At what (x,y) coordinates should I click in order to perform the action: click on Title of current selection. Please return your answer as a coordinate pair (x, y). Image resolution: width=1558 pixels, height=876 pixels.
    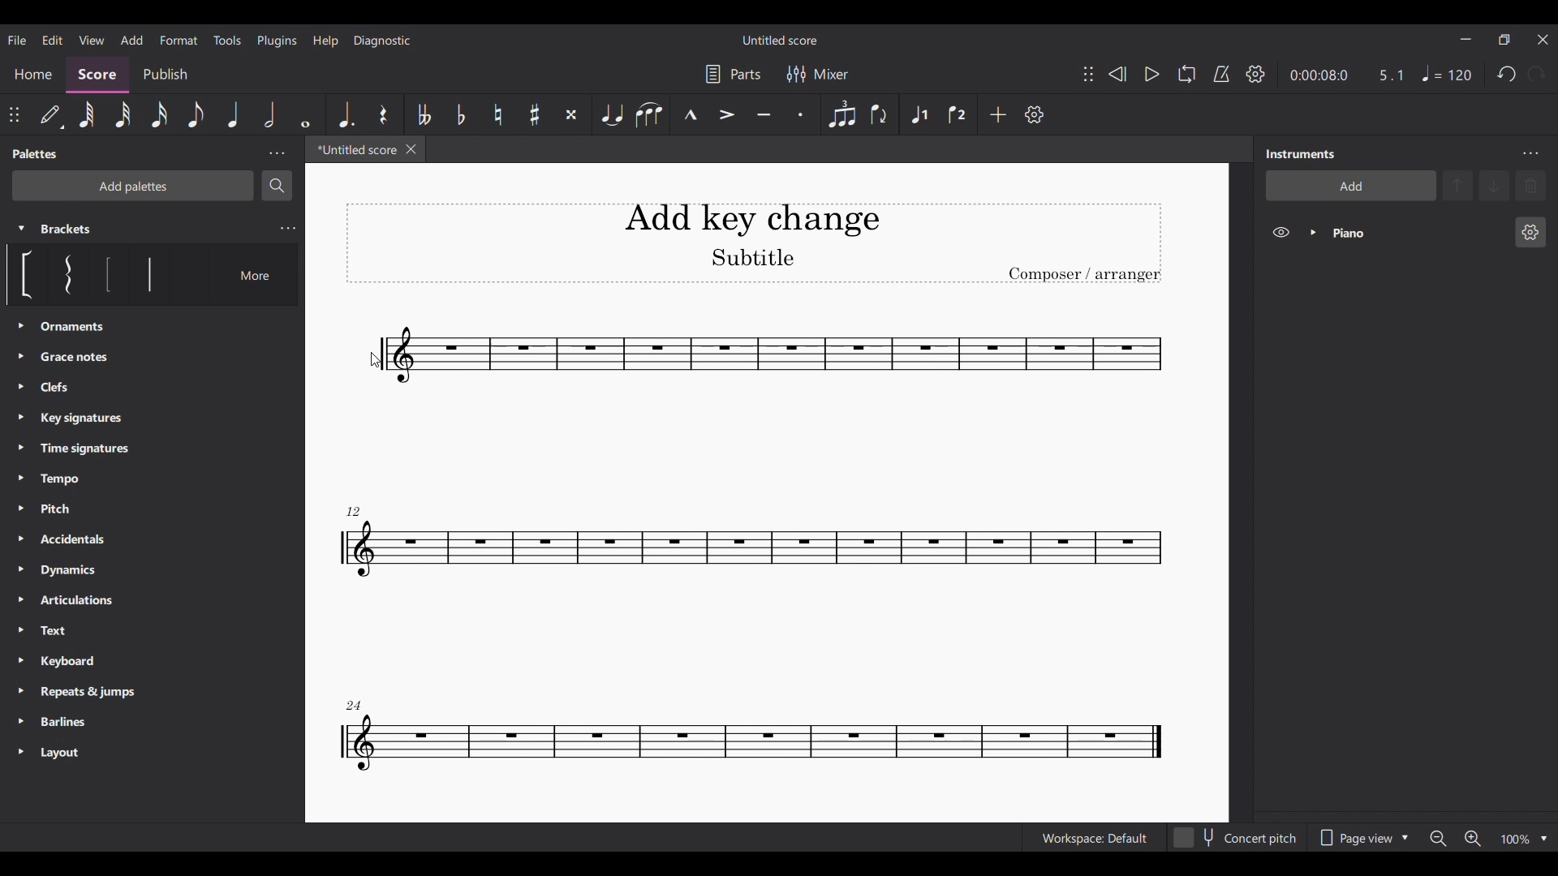
    Looking at the image, I should click on (67, 229).